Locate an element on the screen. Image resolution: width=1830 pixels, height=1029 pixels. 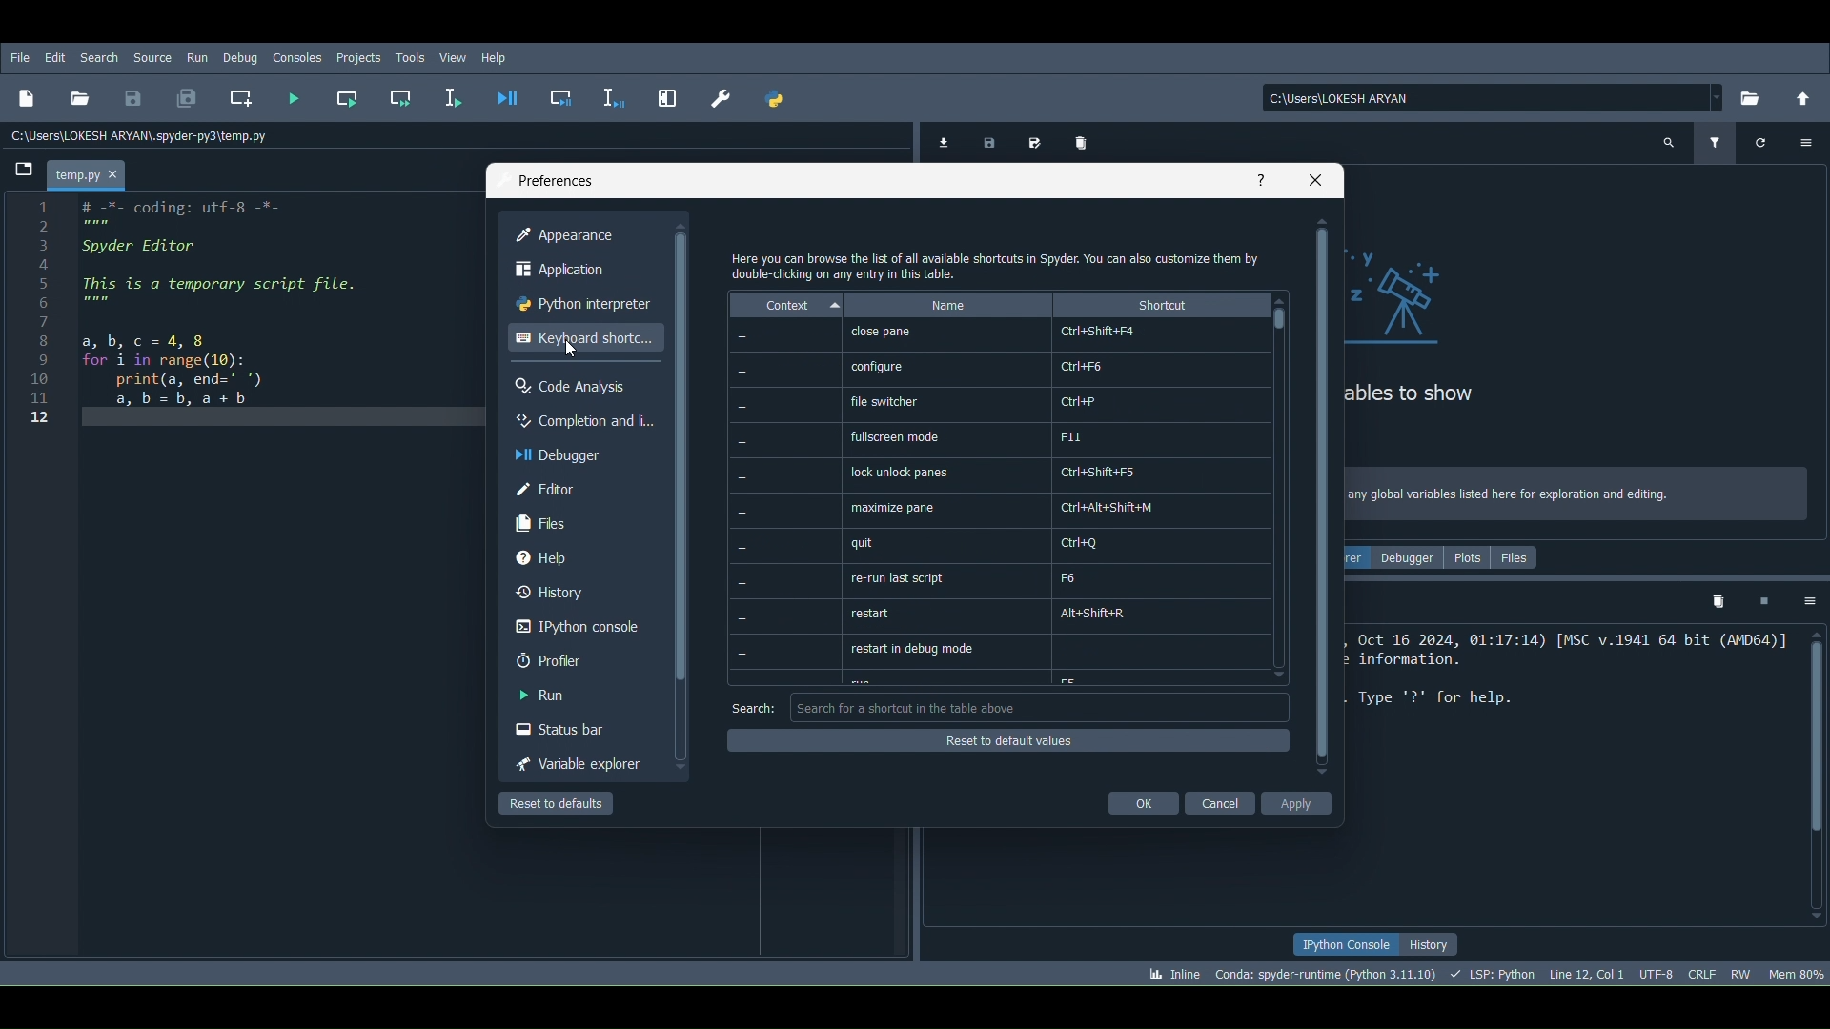
Run current cell (Ctrl + Return) is located at coordinates (347, 95).